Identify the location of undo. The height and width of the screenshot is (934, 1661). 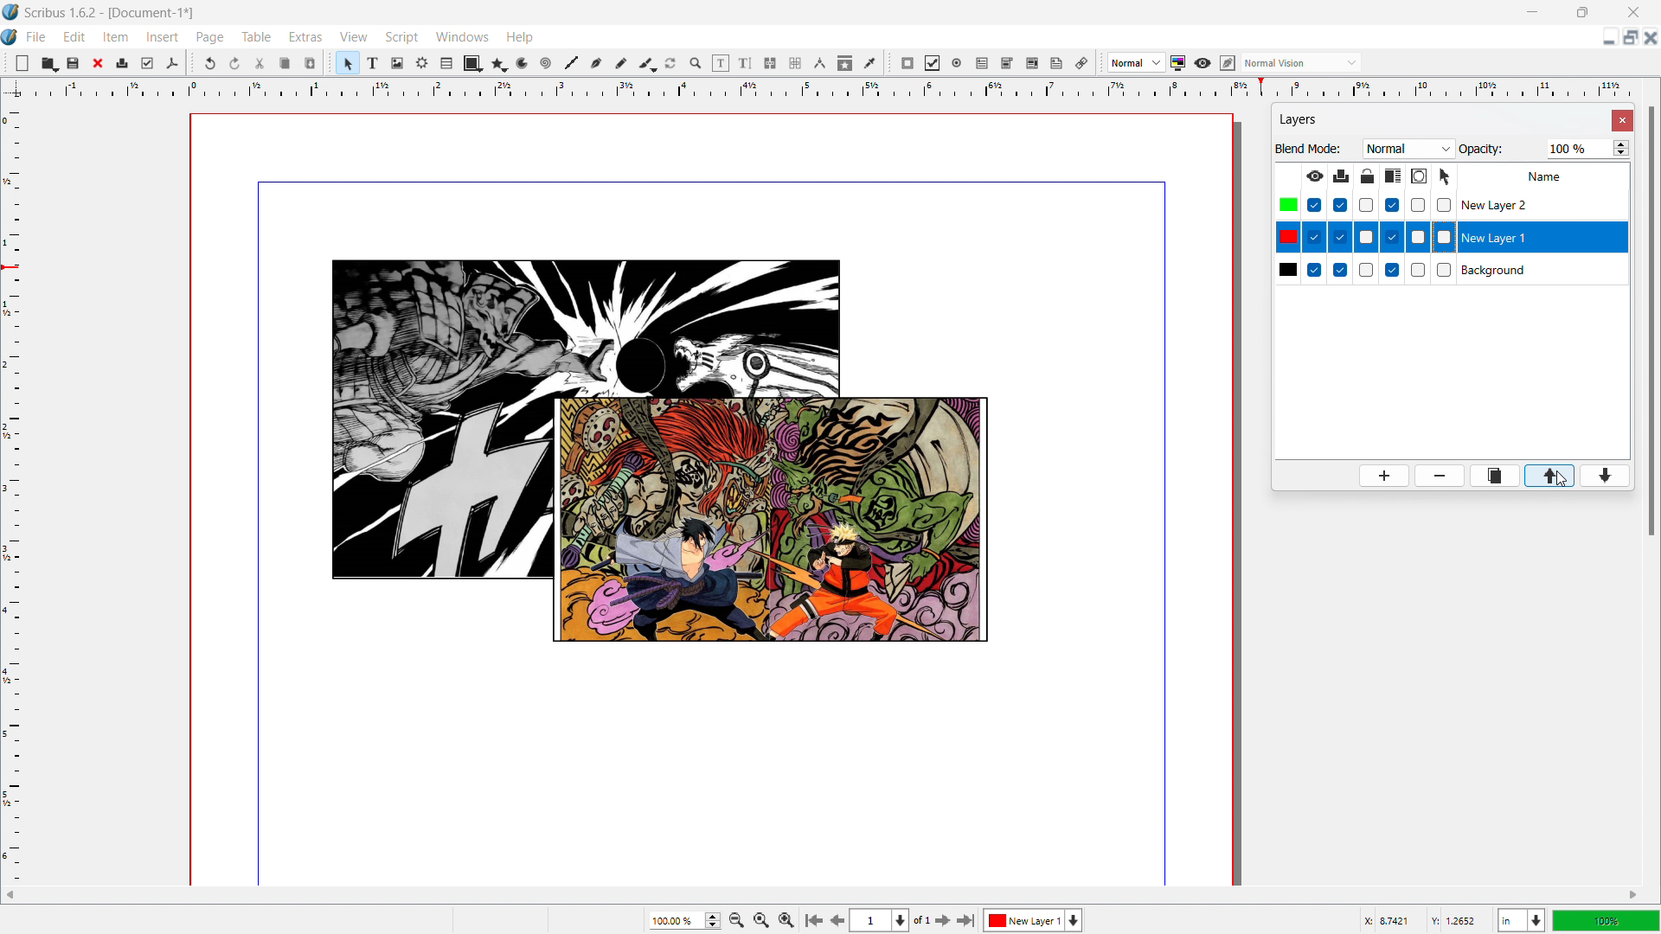
(209, 63).